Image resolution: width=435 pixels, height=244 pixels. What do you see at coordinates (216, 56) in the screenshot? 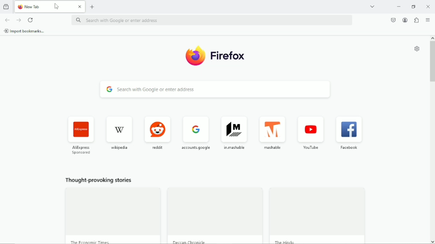
I see `Firefox` at bounding box center [216, 56].